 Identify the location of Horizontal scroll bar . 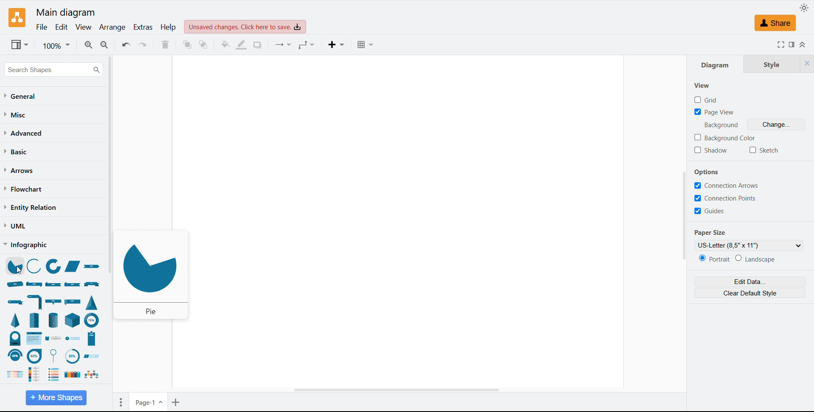
(399, 390).